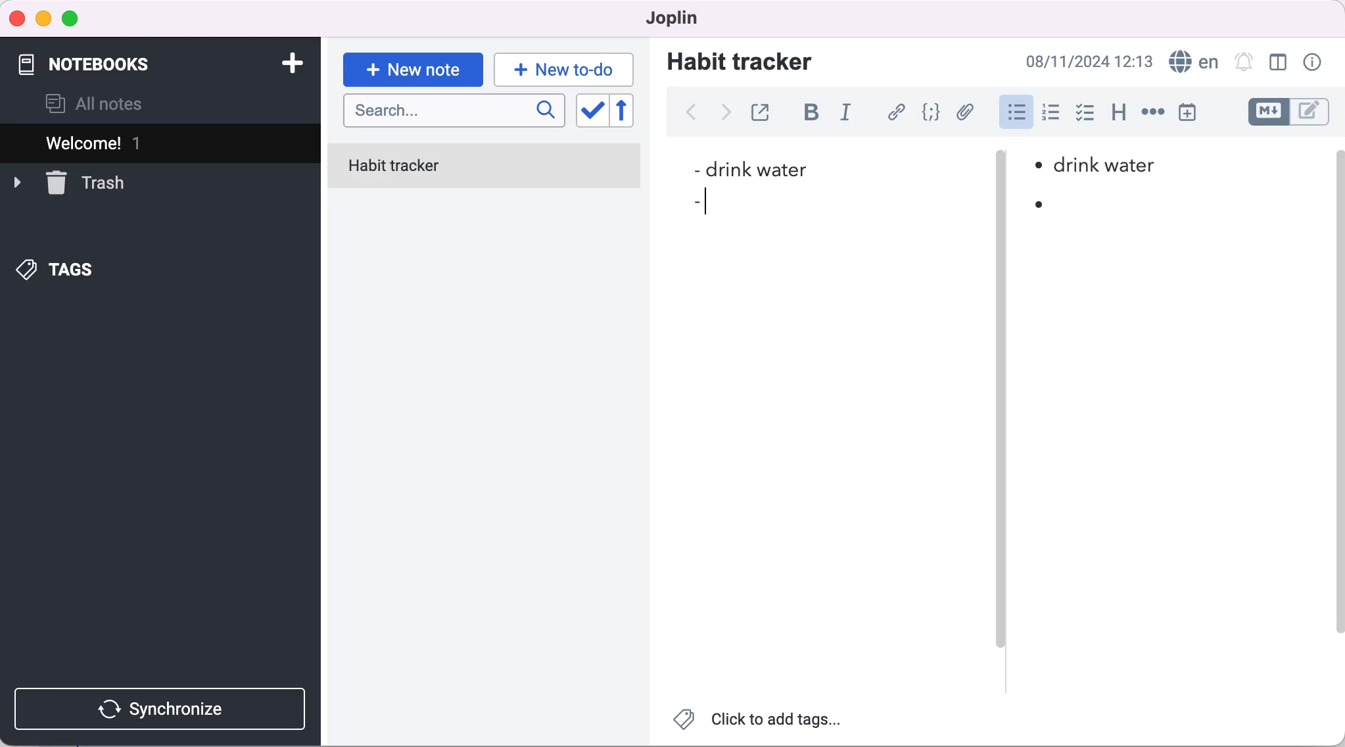  What do you see at coordinates (412, 70) in the screenshot?
I see `new note` at bounding box center [412, 70].